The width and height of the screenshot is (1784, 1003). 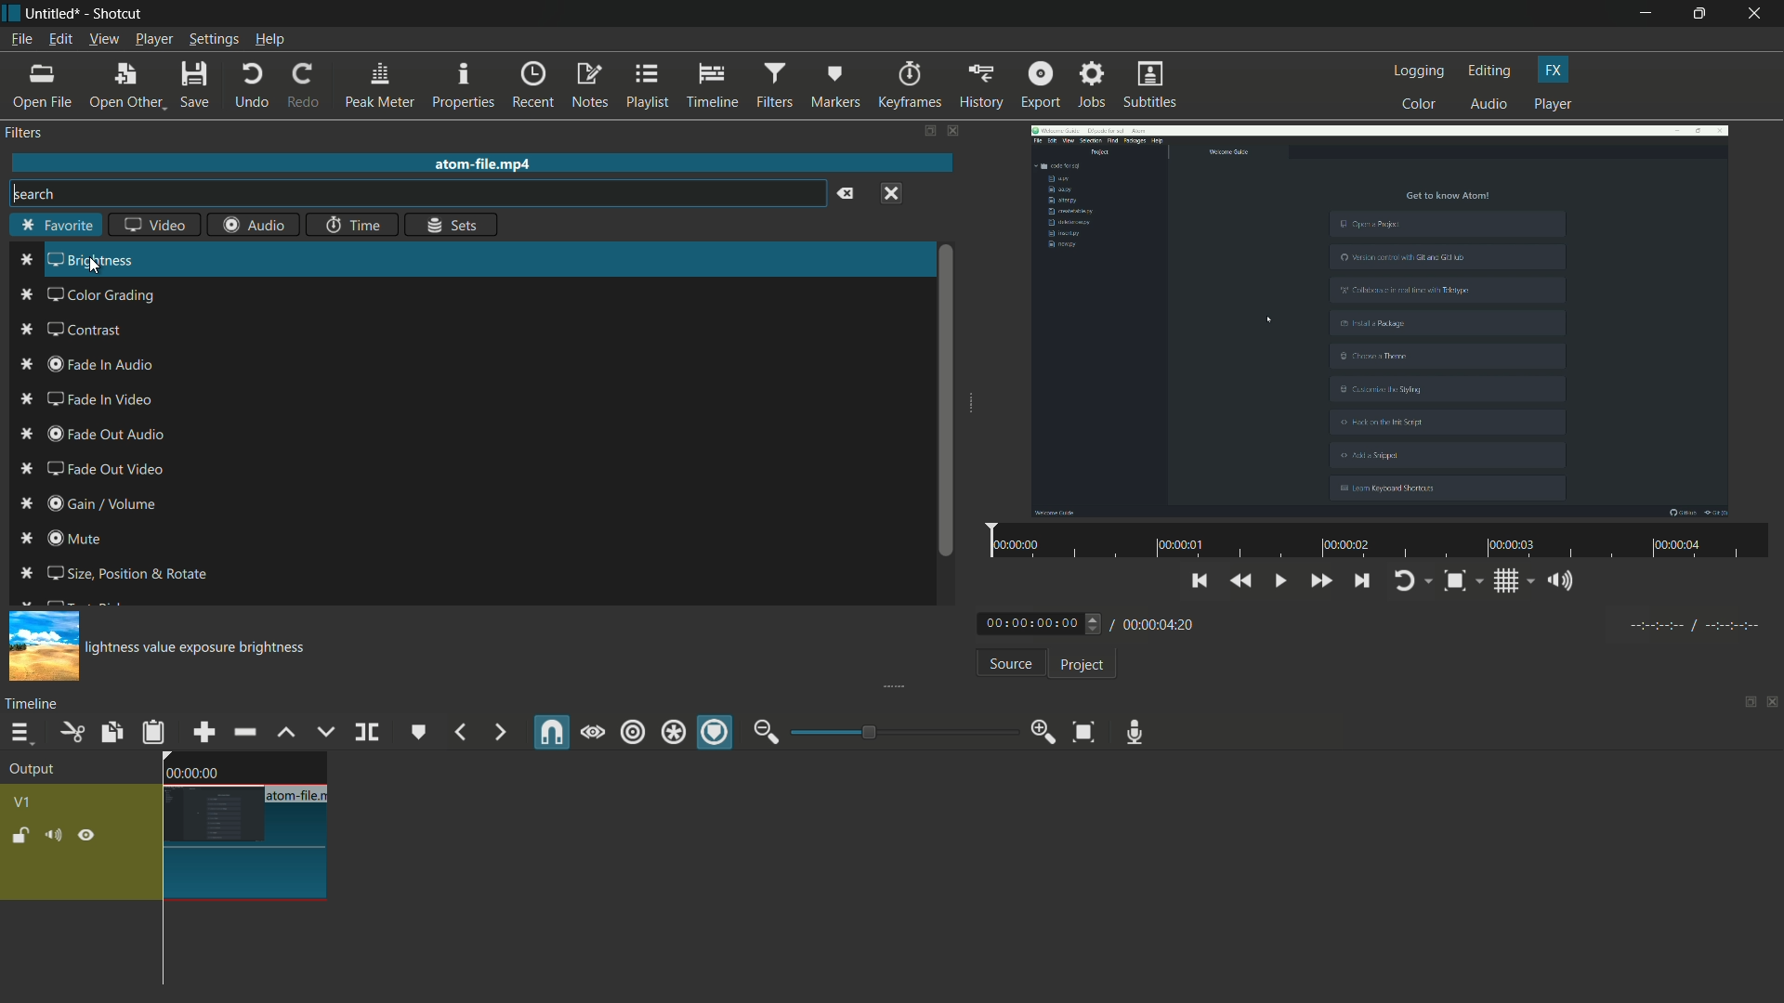 What do you see at coordinates (1554, 70) in the screenshot?
I see `fx` at bounding box center [1554, 70].